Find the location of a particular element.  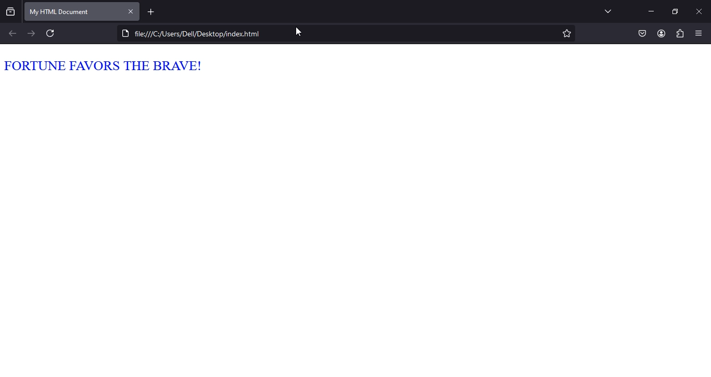

backward is located at coordinates (11, 33).